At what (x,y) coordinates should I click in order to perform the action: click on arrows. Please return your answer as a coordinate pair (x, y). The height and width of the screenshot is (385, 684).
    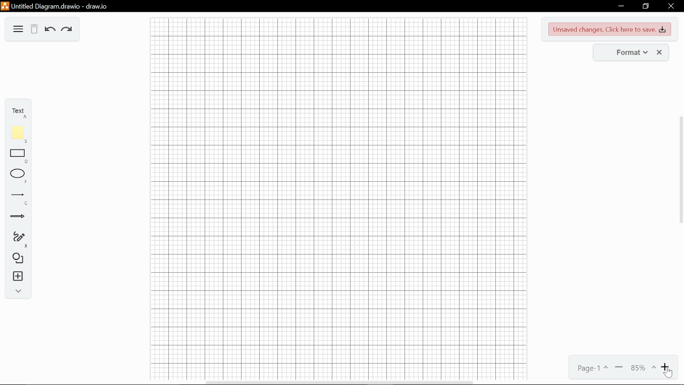
    Looking at the image, I should click on (15, 217).